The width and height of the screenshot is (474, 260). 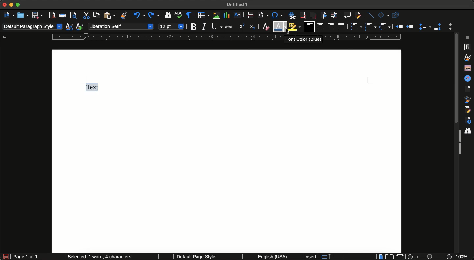 I want to click on Insert image, so click(x=217, y=15).